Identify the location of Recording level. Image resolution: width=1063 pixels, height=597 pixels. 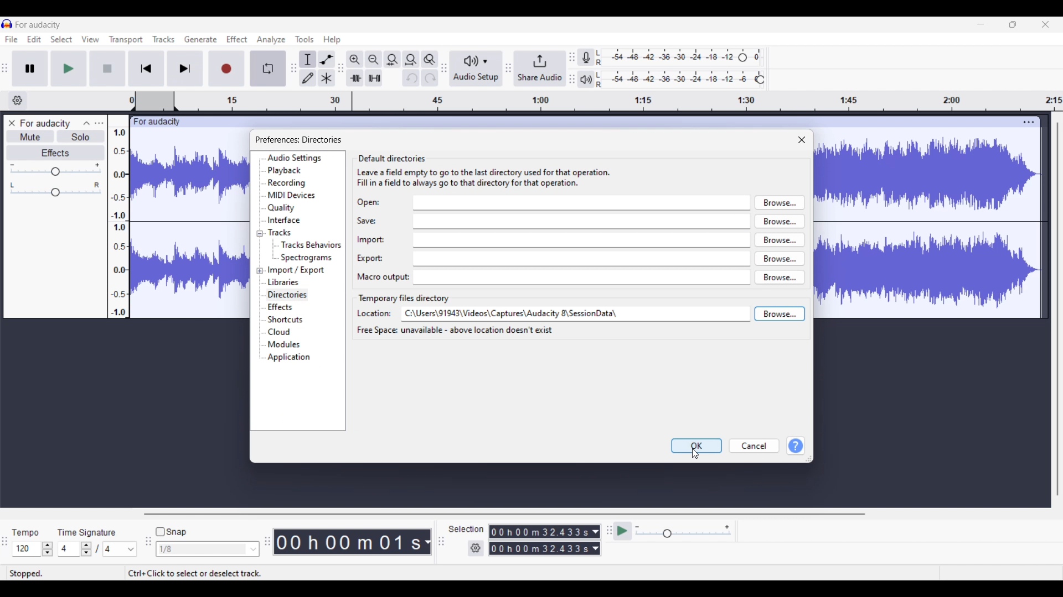
(666, 57).